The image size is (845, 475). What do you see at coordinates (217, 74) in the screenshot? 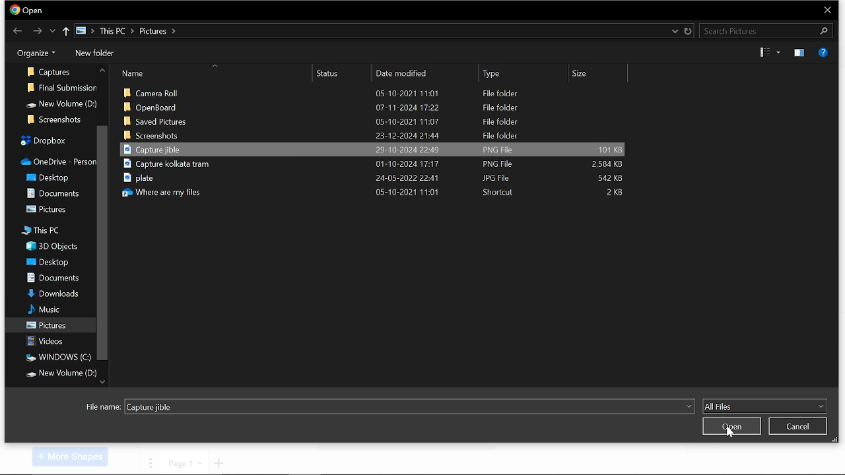
I see `name` at bounding box center [217, 74].